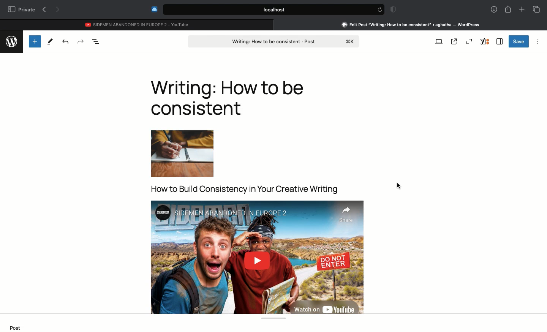 This screenshot has height=332, width=547. What do you see at coordinates (245, 188) in the screenshot?
I see `title` at bounding box center [245, 188].